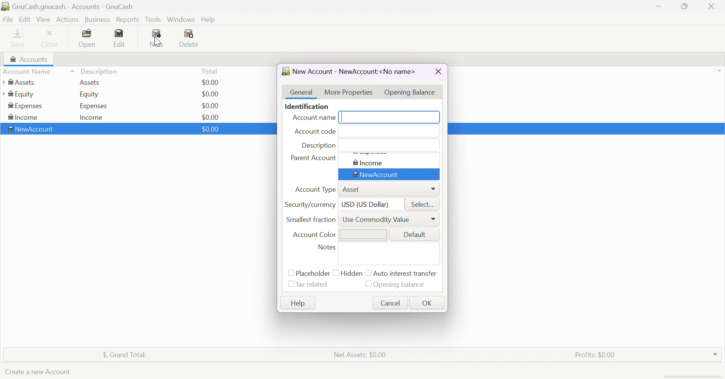 Image resolution: width=725 pixels, height=379 pixels. I want to click on Business, so click(99, 20).